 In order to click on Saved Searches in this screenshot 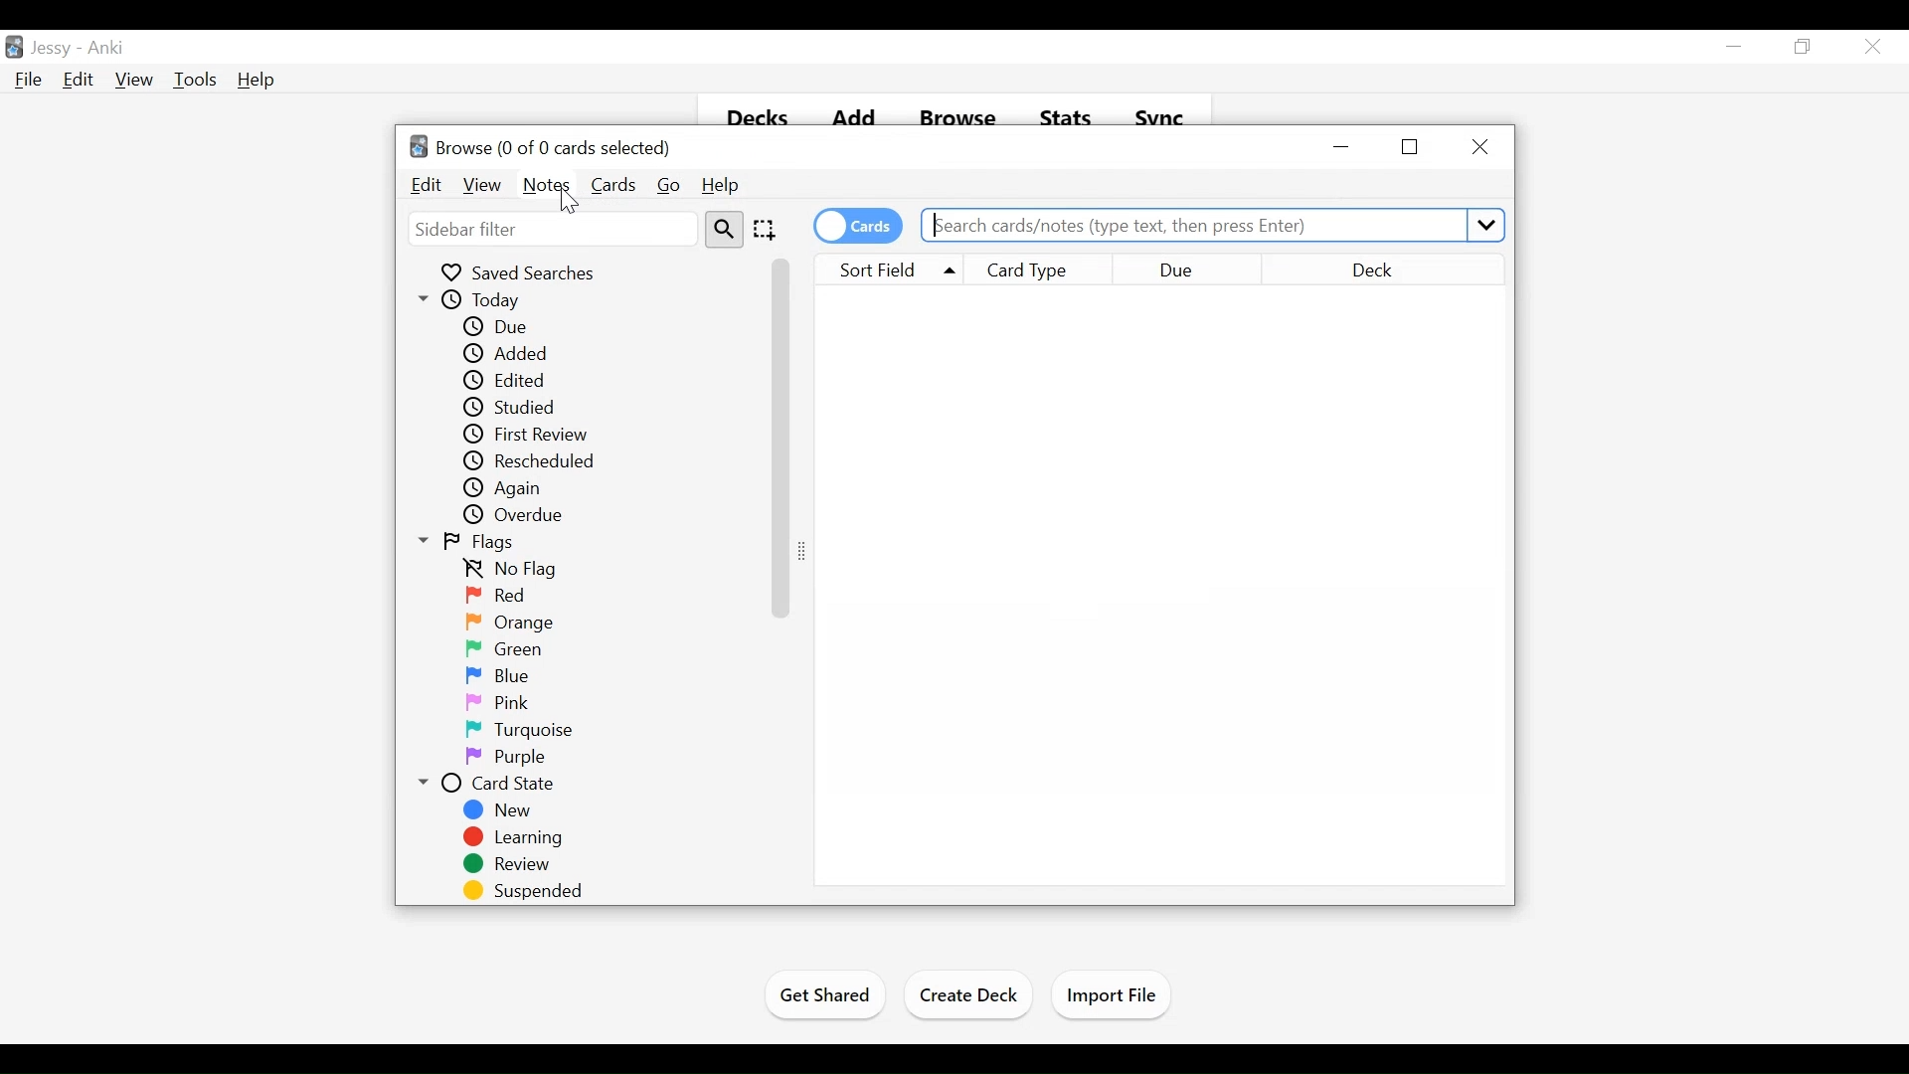, I will do `click(521, 271)`.